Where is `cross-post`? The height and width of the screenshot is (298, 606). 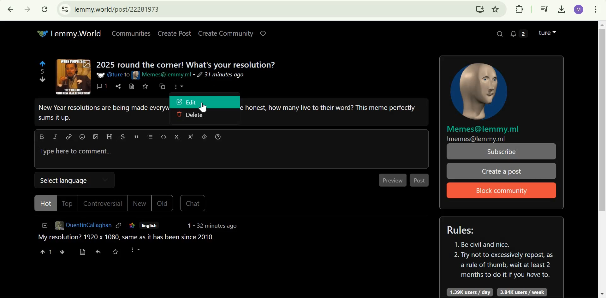 cross-post is located at coordinates (162, 86).